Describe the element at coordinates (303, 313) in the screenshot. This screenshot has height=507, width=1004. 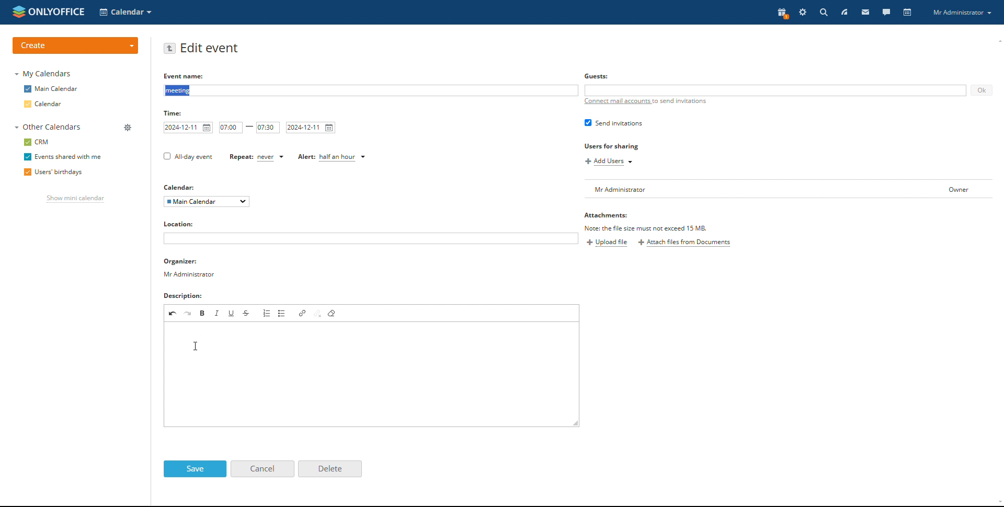
I see `link` at that location.